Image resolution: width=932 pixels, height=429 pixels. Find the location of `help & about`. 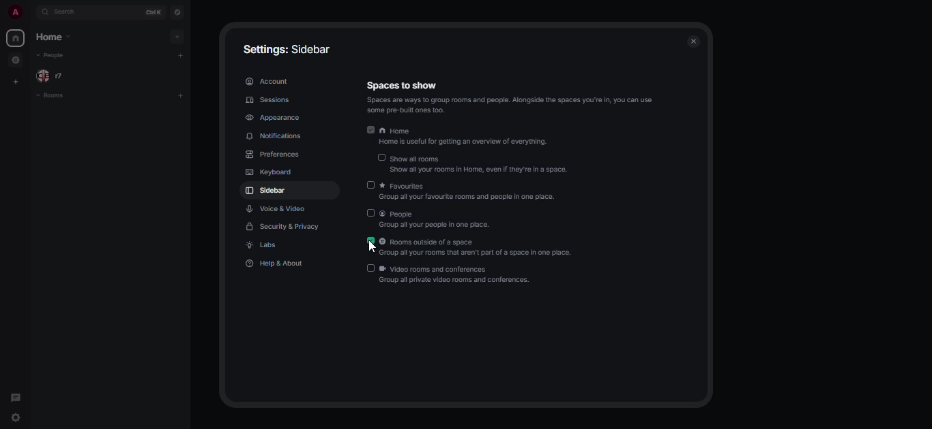

help & about is located at coordinates (277, 265).